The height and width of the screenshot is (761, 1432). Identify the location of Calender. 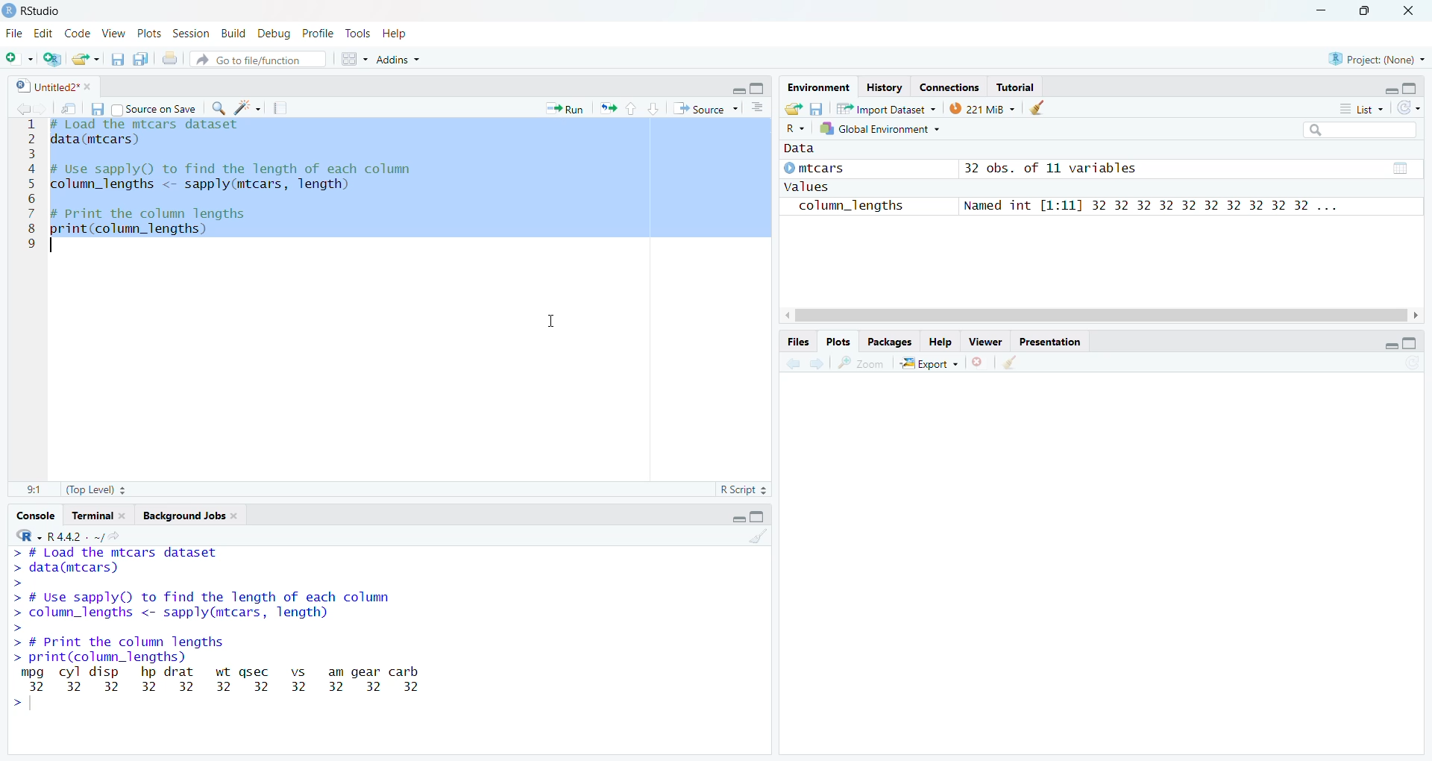
(1399, 169).